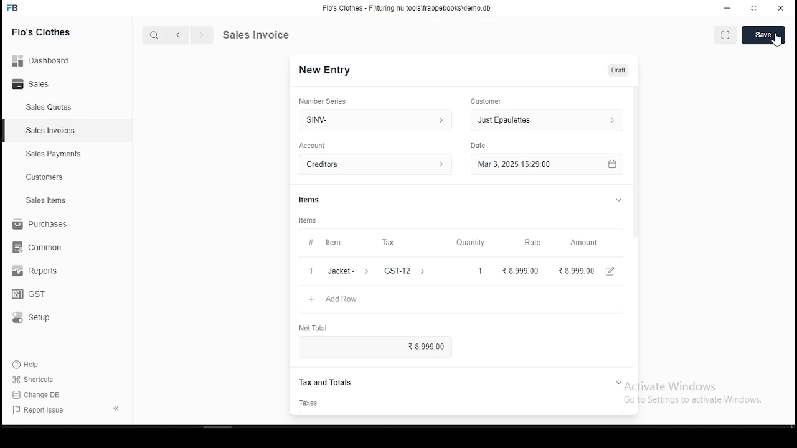 This screenshot has height=448, width=797. I want to click on SNV, so click(373, 120).